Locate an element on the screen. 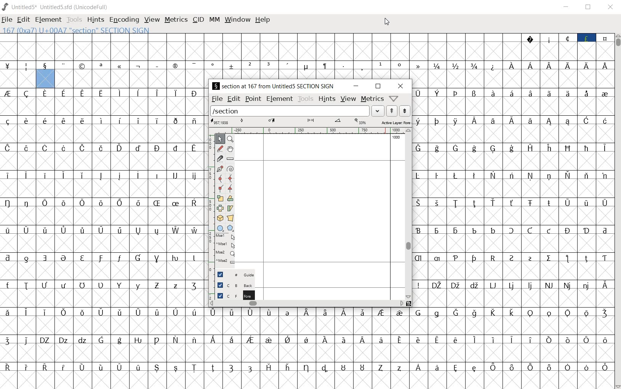 The width and height of the screenshot is (621, 389). active layer is located at coordinates (311, 122).